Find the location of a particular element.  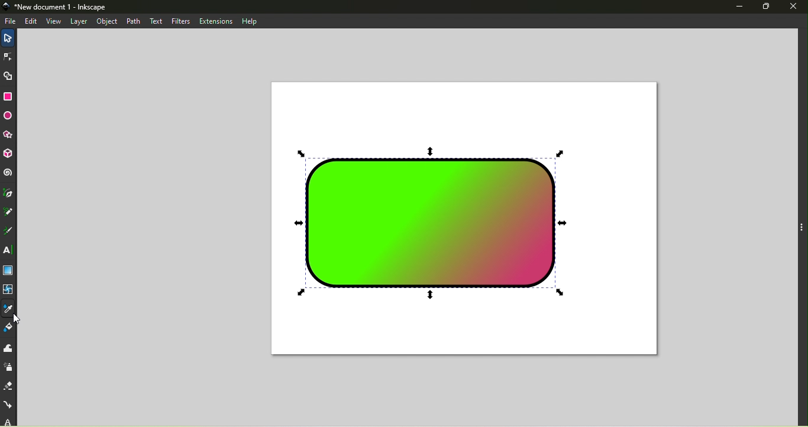

New document 1 - Inkscape is located at coordinates (66, 7).